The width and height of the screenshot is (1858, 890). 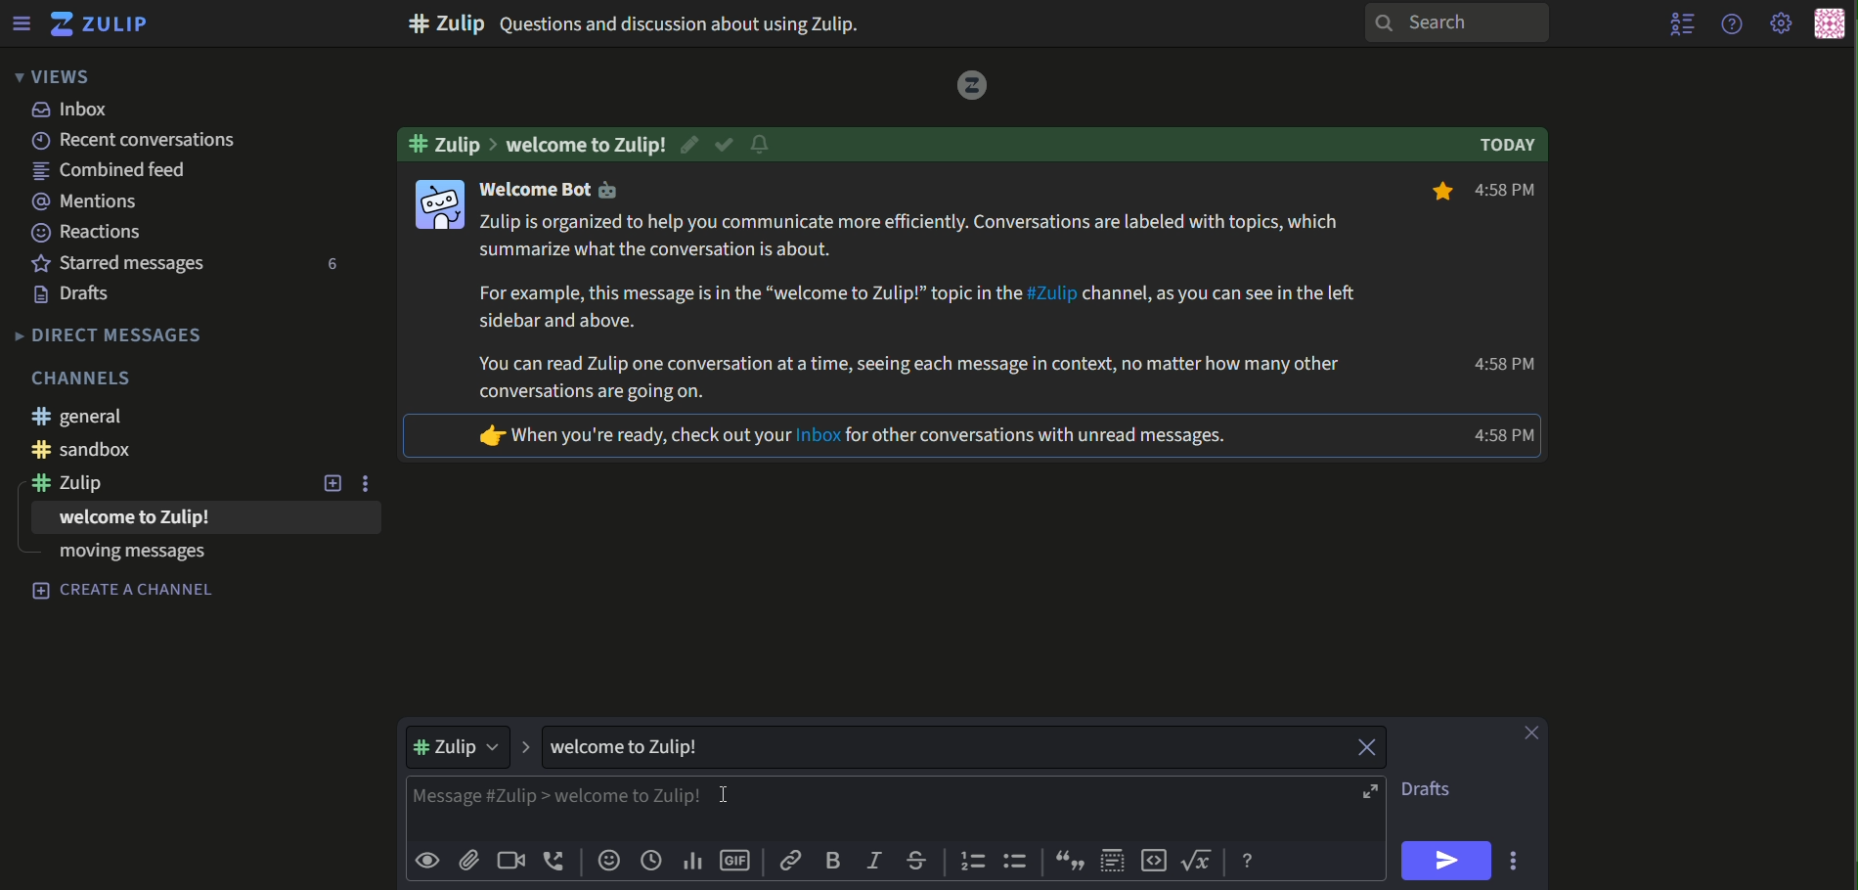 What do you see at coordinates (509, 860) in the screenshot?
I see `add video call` at bounding box center [509, 860].